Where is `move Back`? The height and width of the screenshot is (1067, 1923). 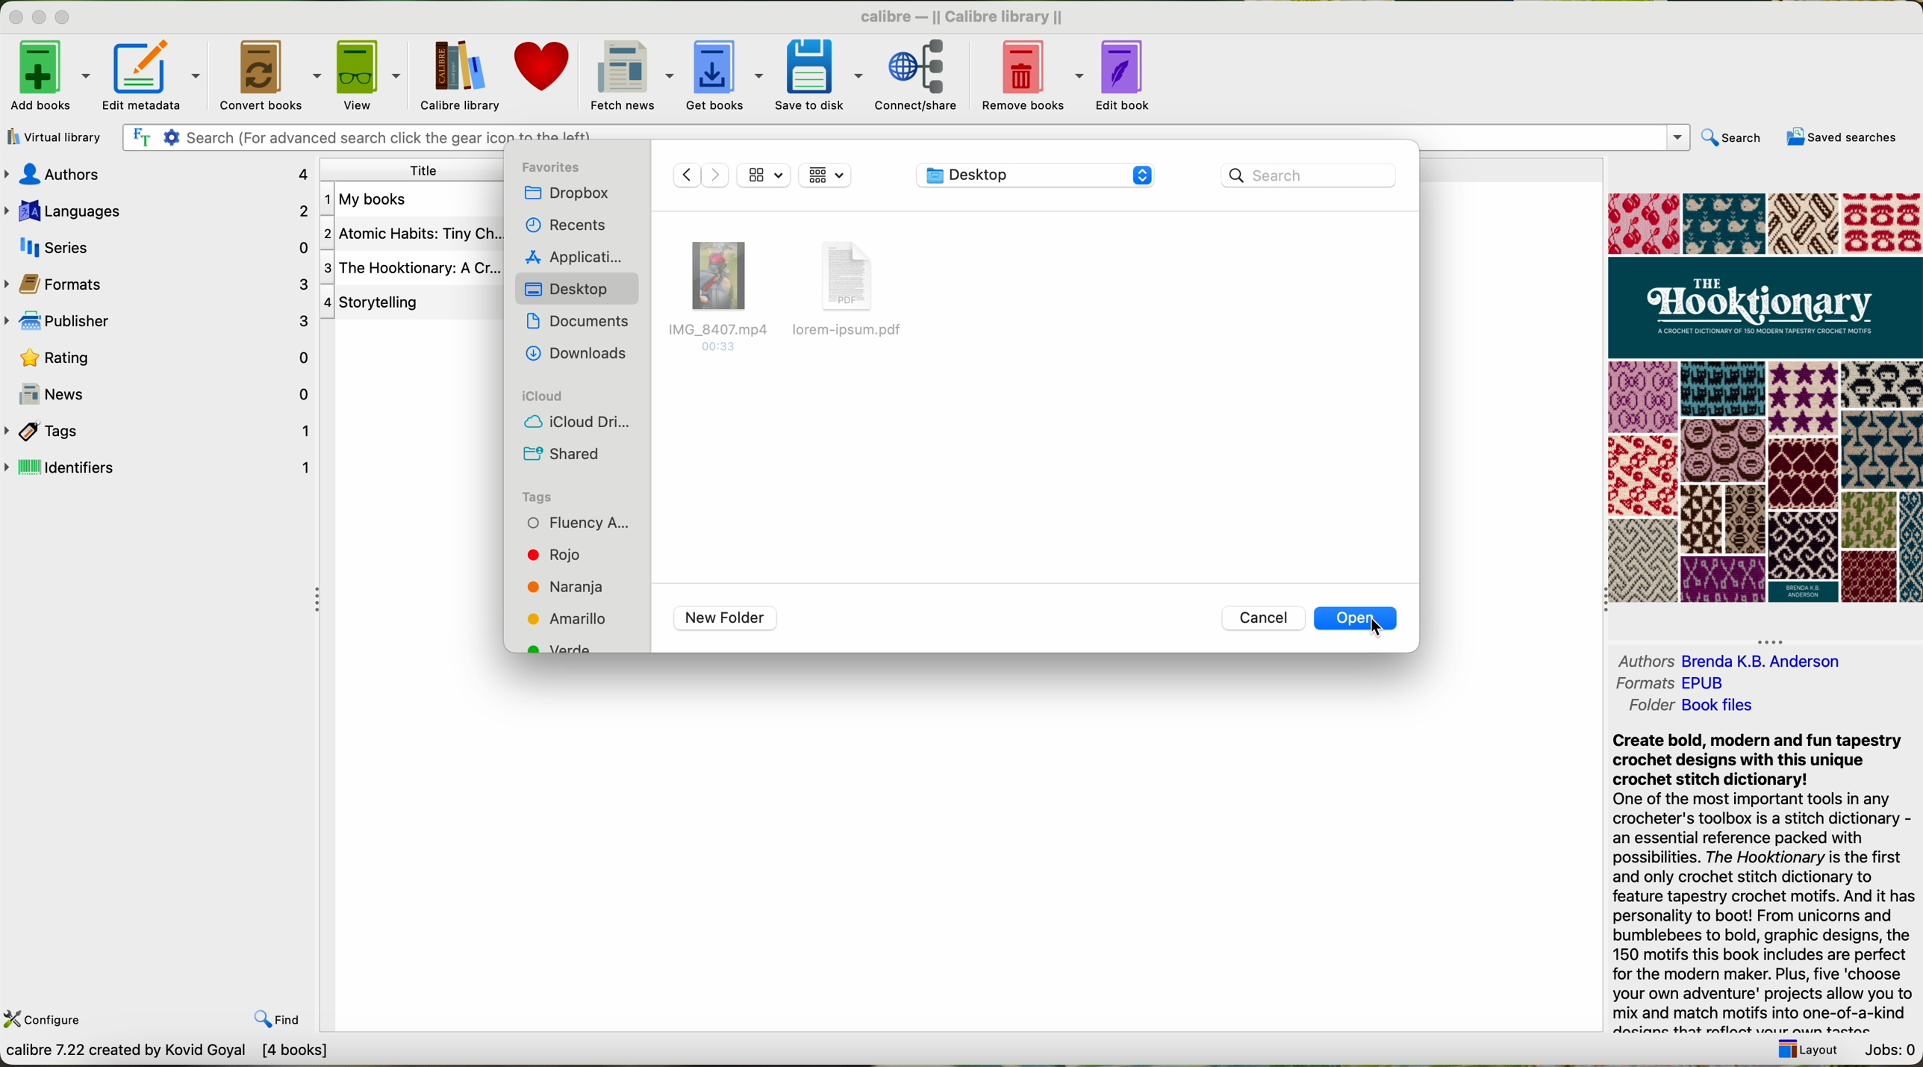 move Back is located at coordinates (684, 176).